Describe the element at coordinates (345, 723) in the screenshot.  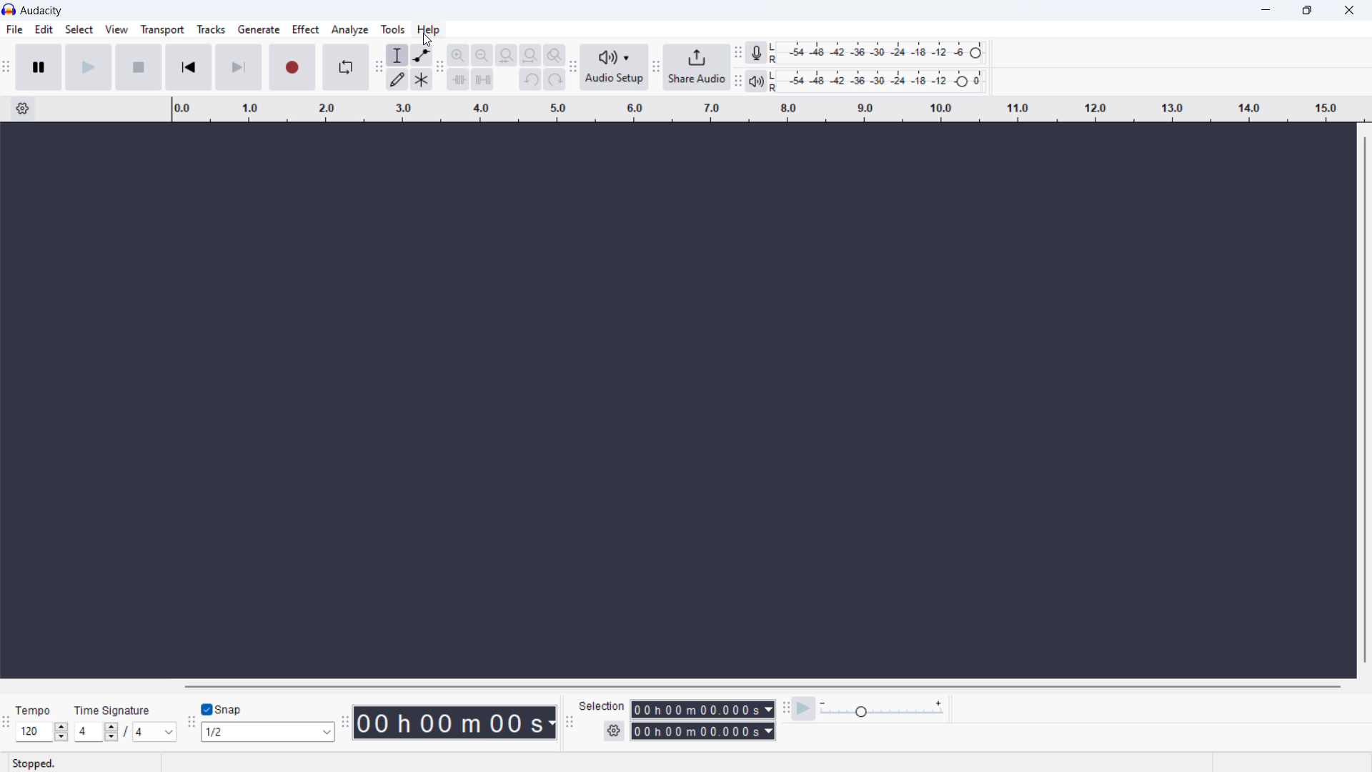
I see `time toolbar` at that location.